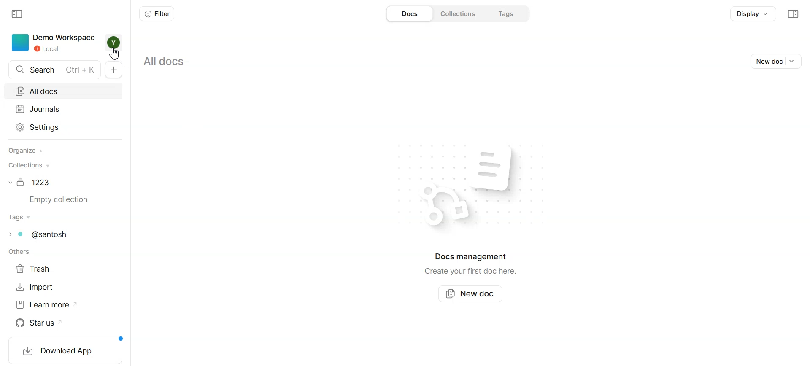 The height and width of the screenshot is (366, 810). I want to click on new doc, so click(114, 70).